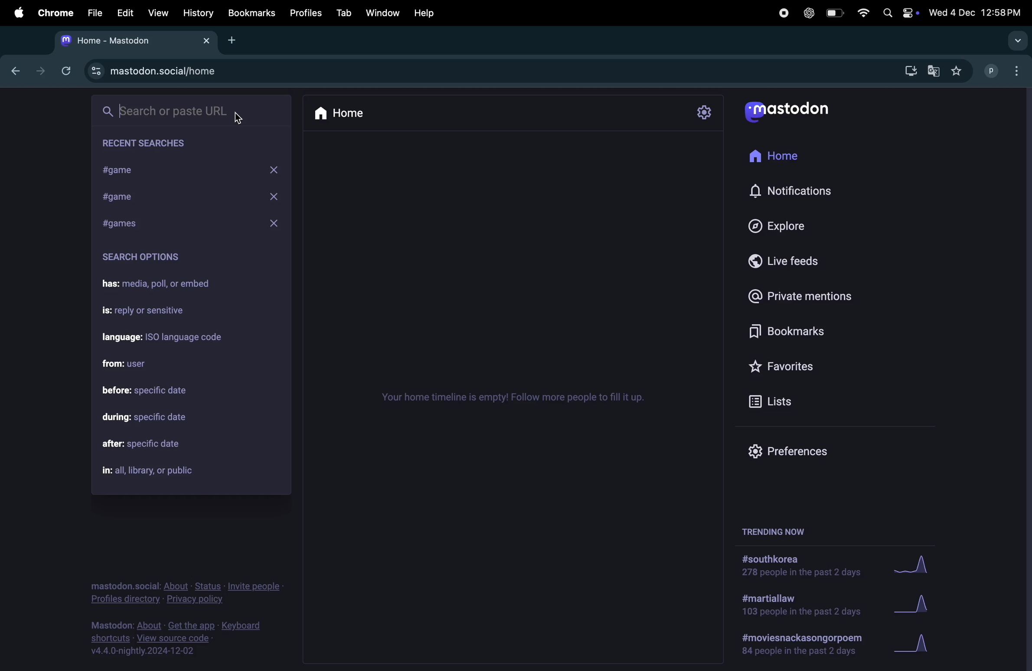  What do you see at coordinates (241, 117) in the screenshot?
I see `cursor` at bounding box center [241, 117].